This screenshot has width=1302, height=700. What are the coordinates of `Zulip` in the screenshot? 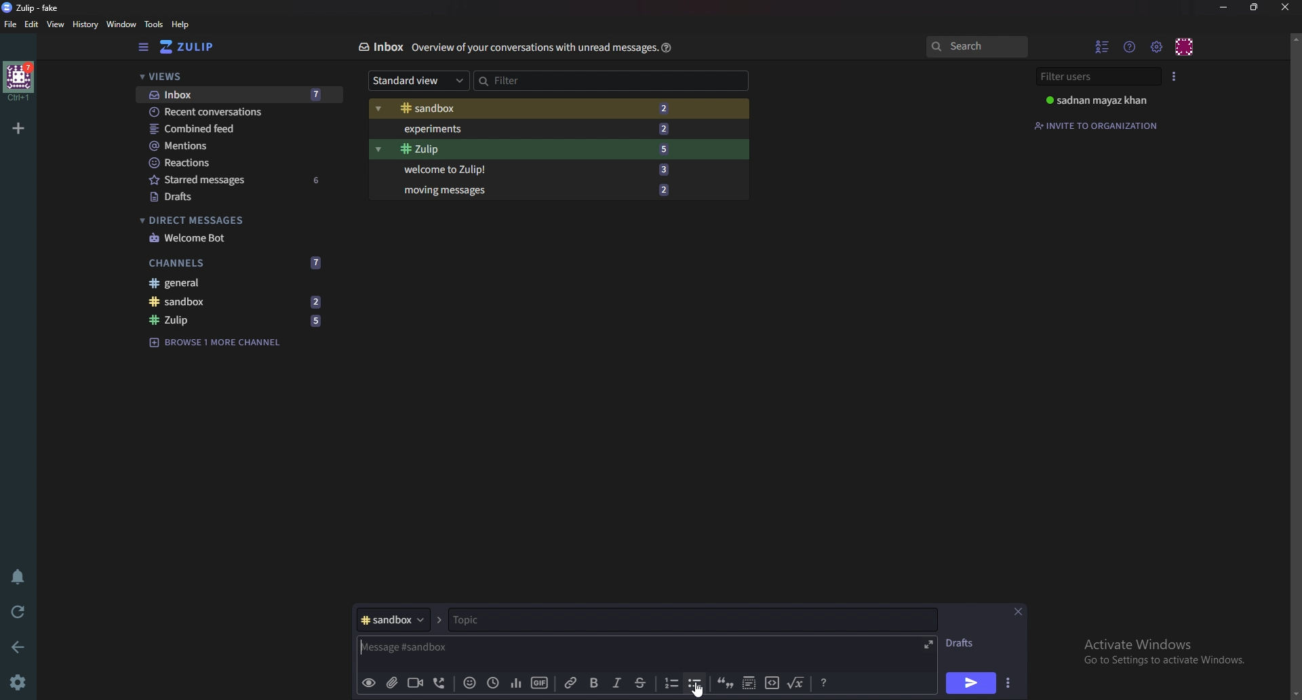 It's located at (237, 321).